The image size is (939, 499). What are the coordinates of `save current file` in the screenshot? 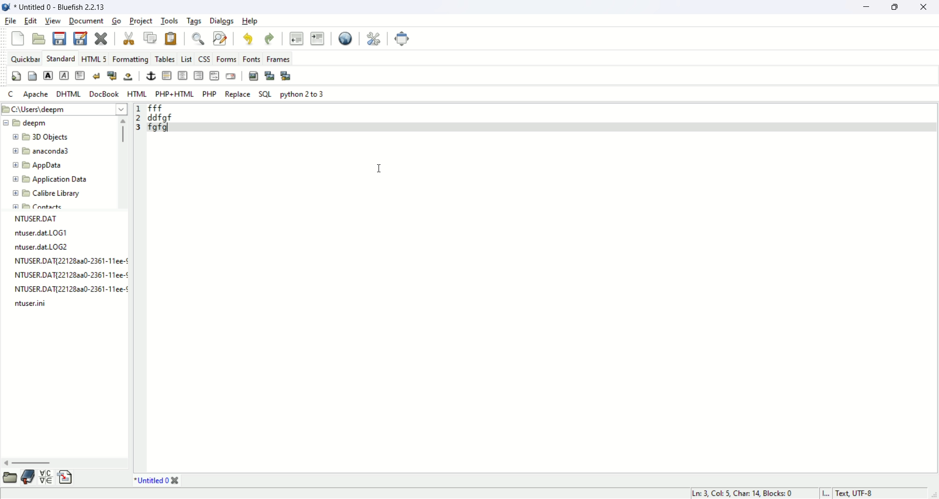 It's located at (61, 39).